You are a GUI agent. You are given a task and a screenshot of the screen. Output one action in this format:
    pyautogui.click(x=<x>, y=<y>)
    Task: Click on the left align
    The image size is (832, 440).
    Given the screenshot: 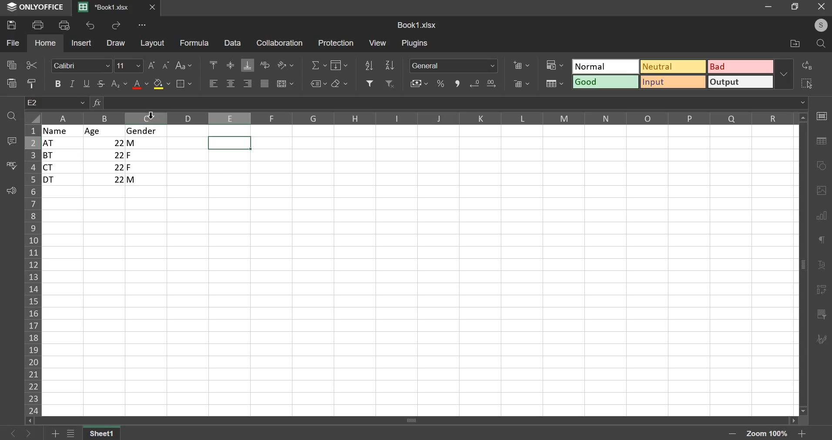 What is the action you would take?
    pyautogui.click(x=214, y=83)
    